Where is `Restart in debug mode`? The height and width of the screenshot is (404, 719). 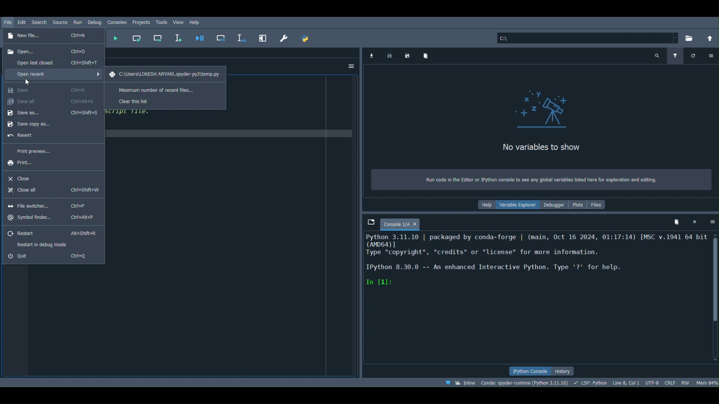
Restart in debug mode is located at coordinates (45, 244).